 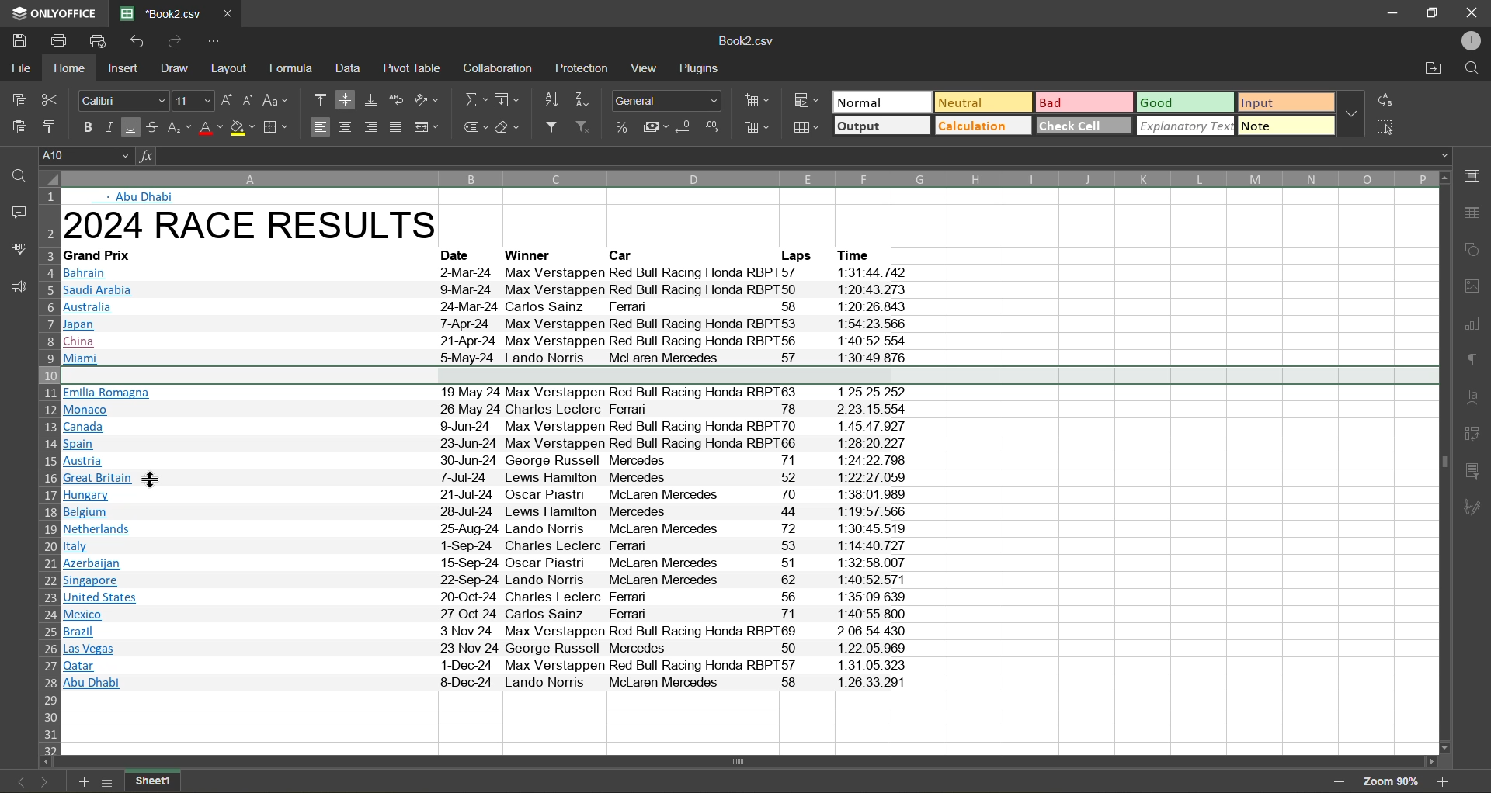 What do you see at coordinates (107, 781) in the screenshot?
I see `list of sheets` at bounding box center [107, 781].